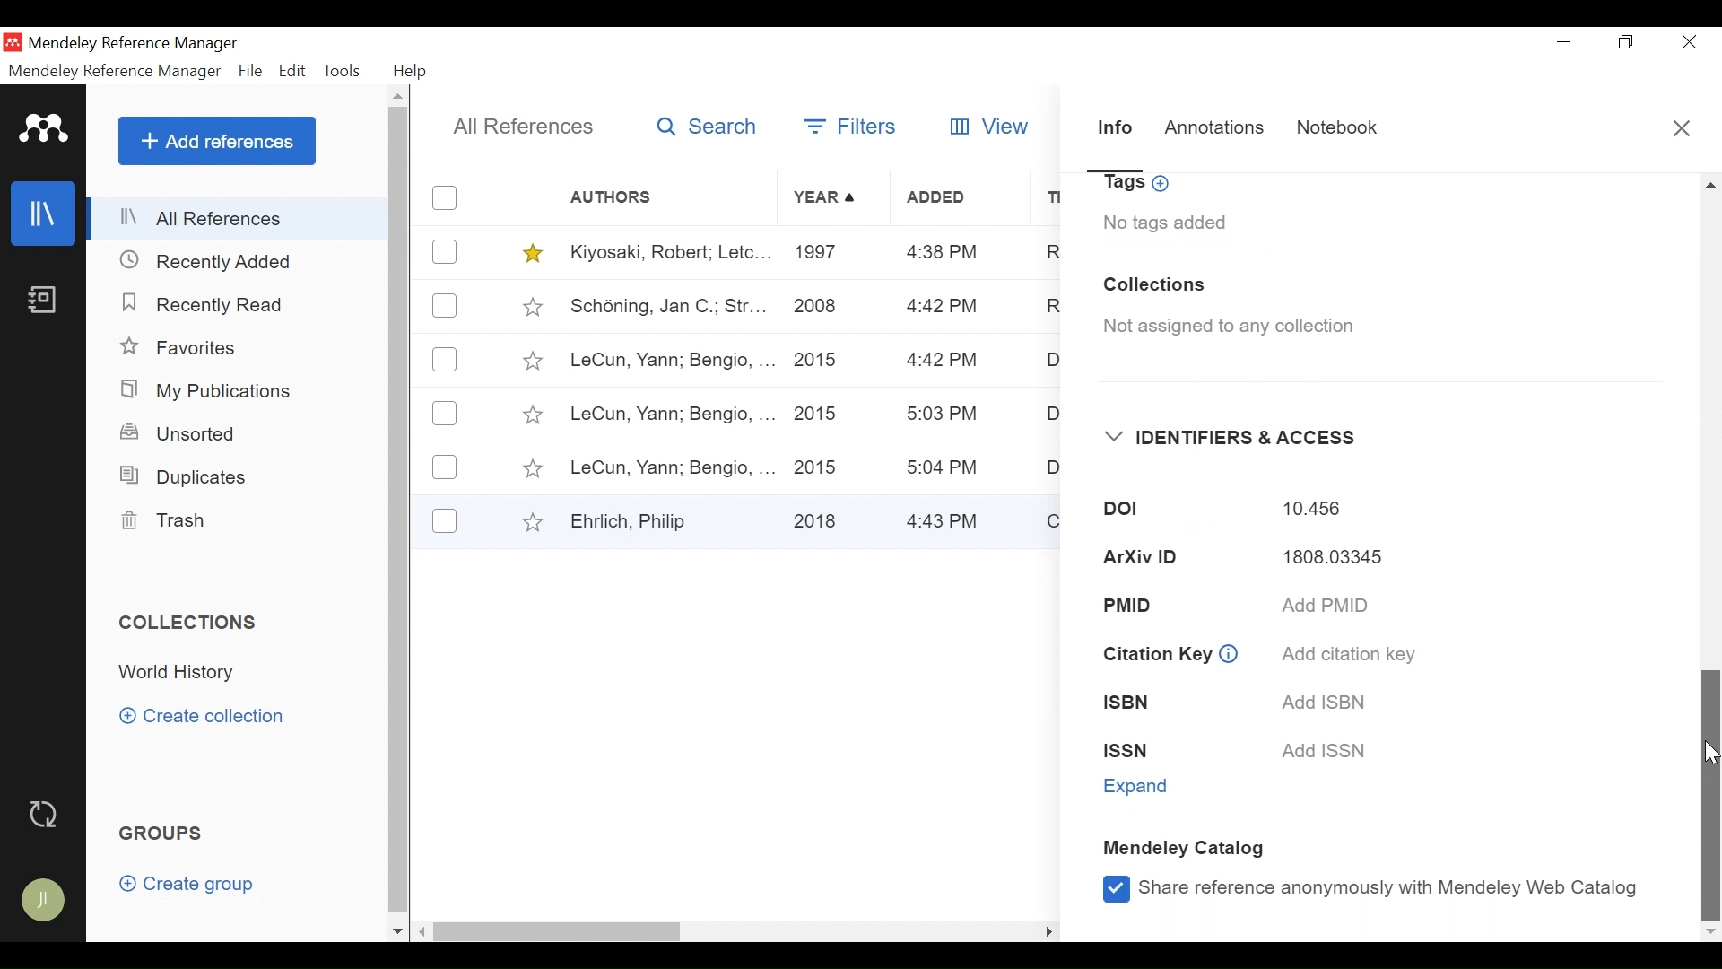 The height and width of the screenshot is (969, 1722). Describe the element at coordinates (13, 42) in the screenshot. I see `Mendeley Desktop Icon` at that location.